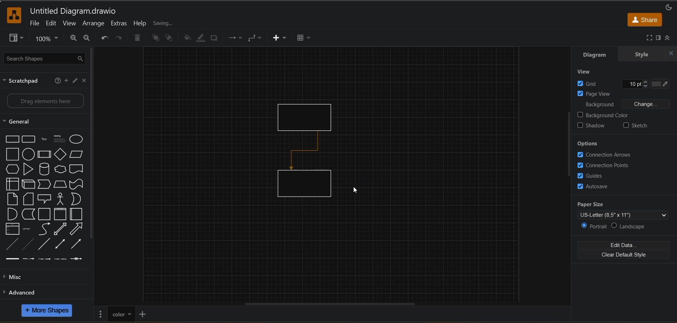 This screenshot has width=677, height=323. Describe the element at coordinates (154, 38) in the screenshot. I see `to front` at that location.